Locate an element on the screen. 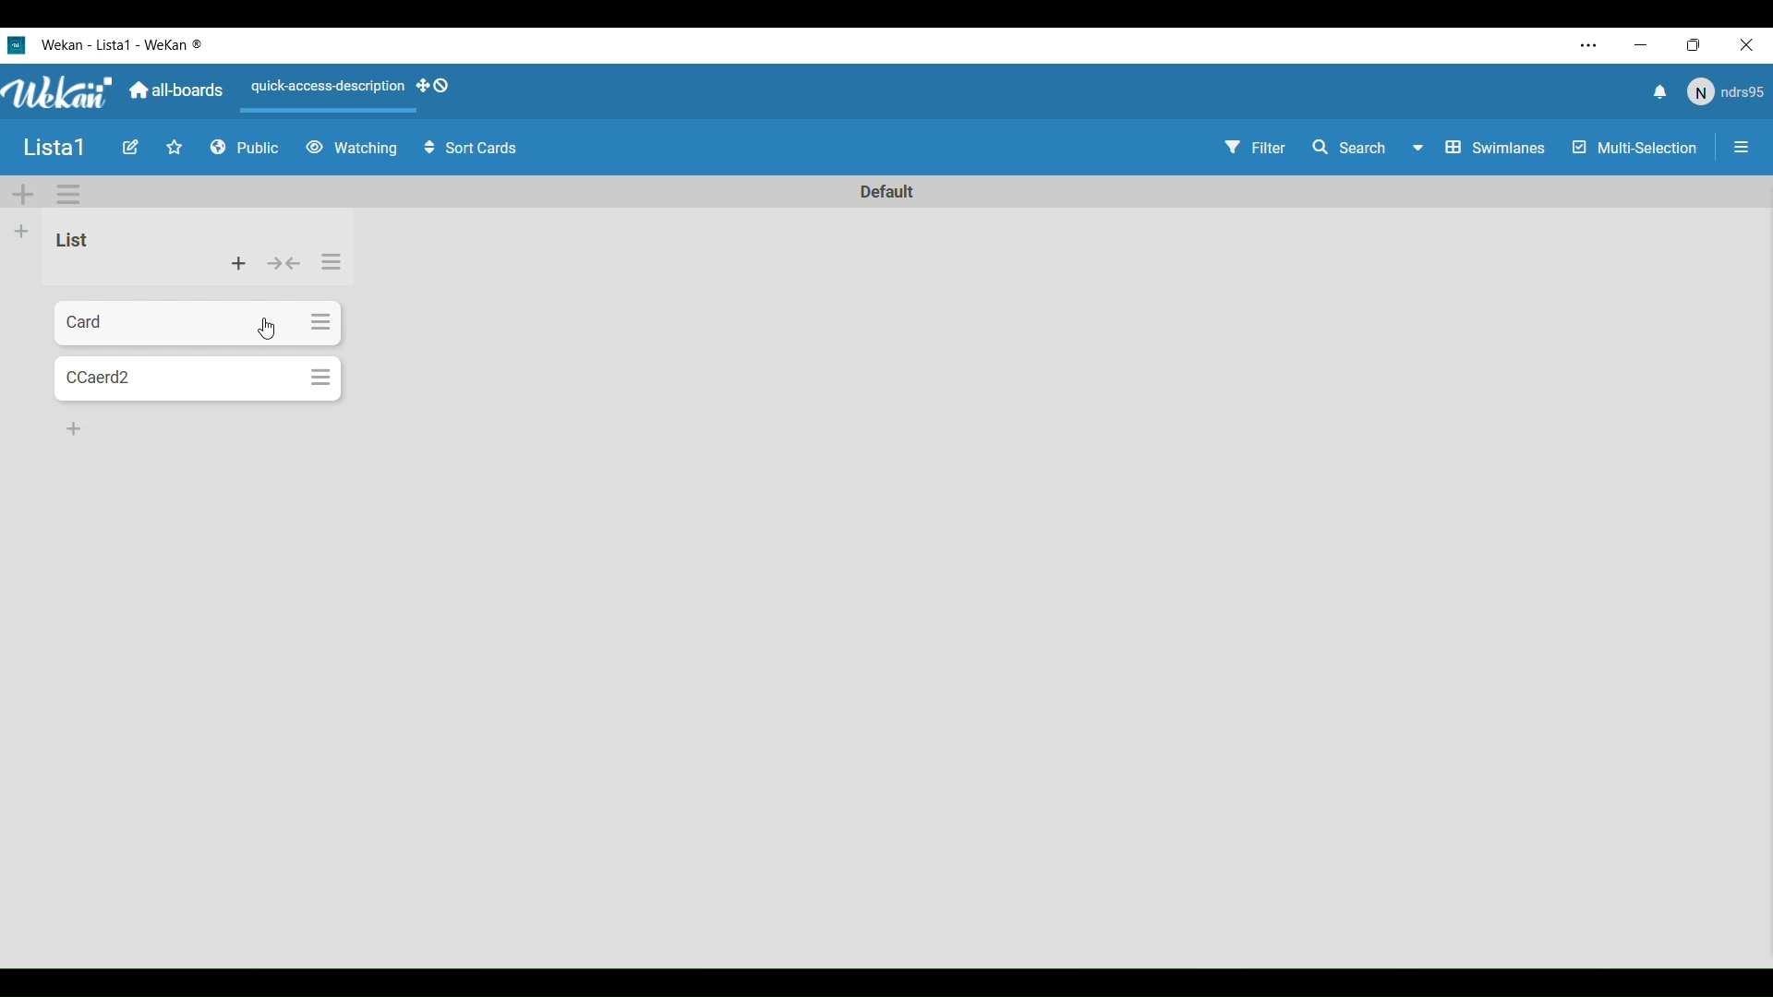  Card actions is located at coordinates (322, 378).